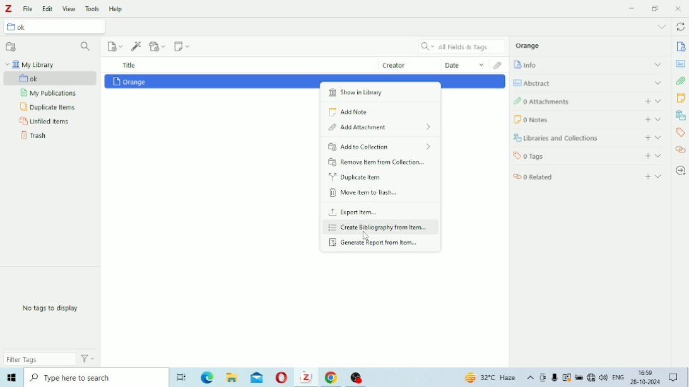 The height and width of the screenshot is (387, 689). Describe the element at coordinates (589, 119) in the screenshot. I see `Notes` at that location.